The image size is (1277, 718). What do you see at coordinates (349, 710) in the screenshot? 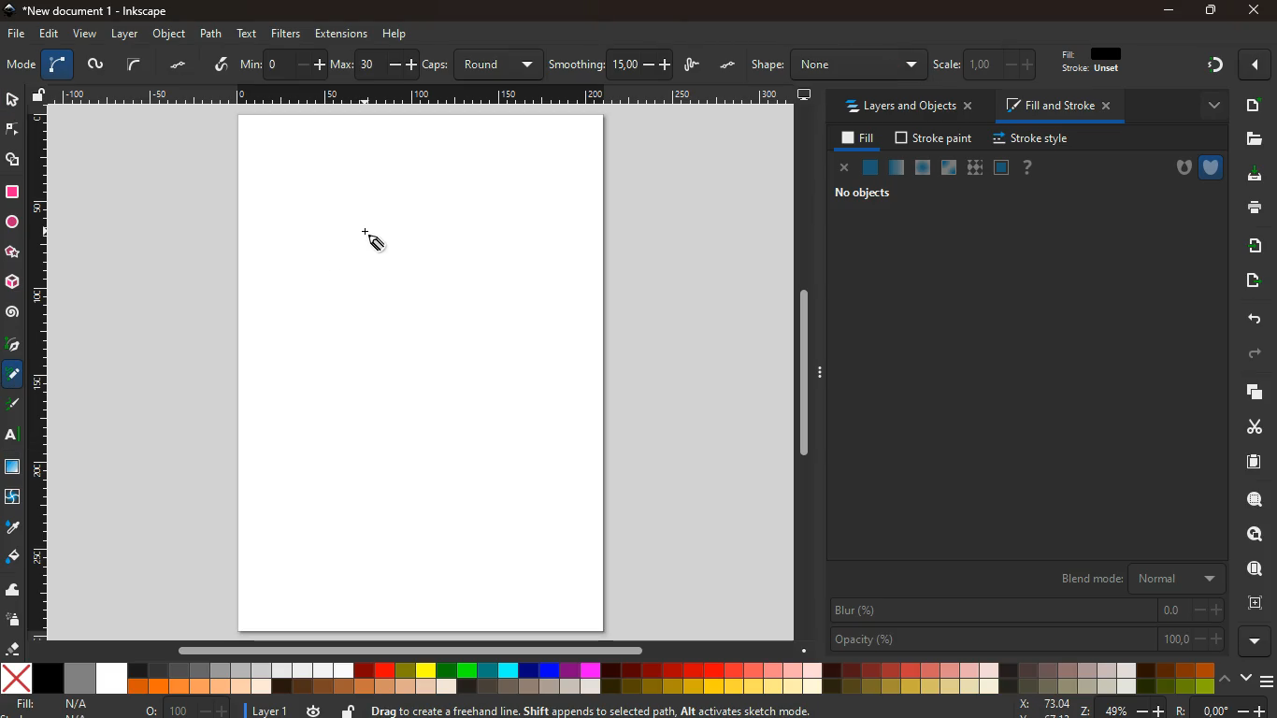
I see `unlock` at bounding box center [349, 710].